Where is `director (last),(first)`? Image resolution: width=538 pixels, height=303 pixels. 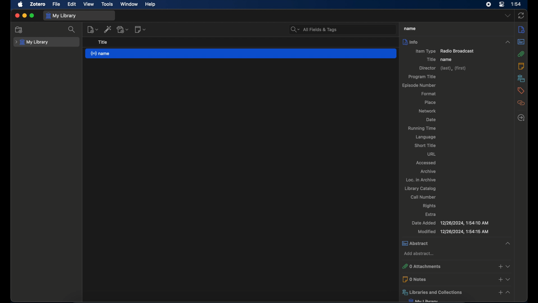 director (last),(first) is located at coordinates (443, 68).